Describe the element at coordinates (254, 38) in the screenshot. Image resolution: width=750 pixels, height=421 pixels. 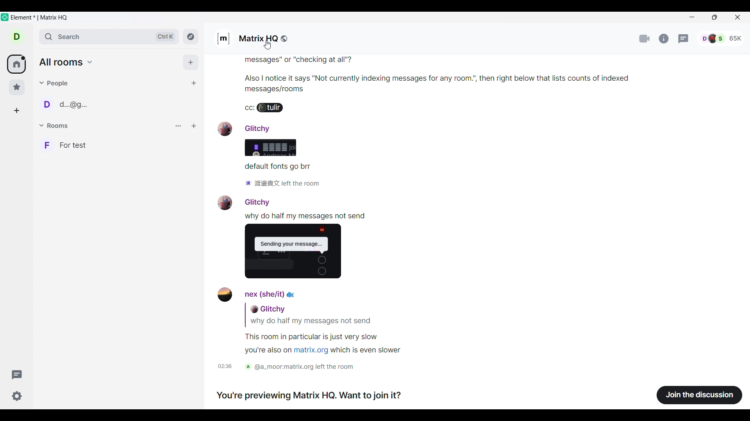
I see `Room settings, Room Name: Matrix HQ` at that location.